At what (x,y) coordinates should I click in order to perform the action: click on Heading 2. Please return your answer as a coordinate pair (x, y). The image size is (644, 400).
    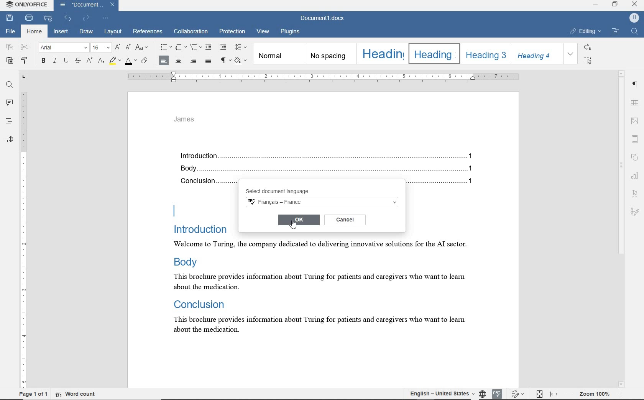
    Looking at the image, I should click on (432, 54).